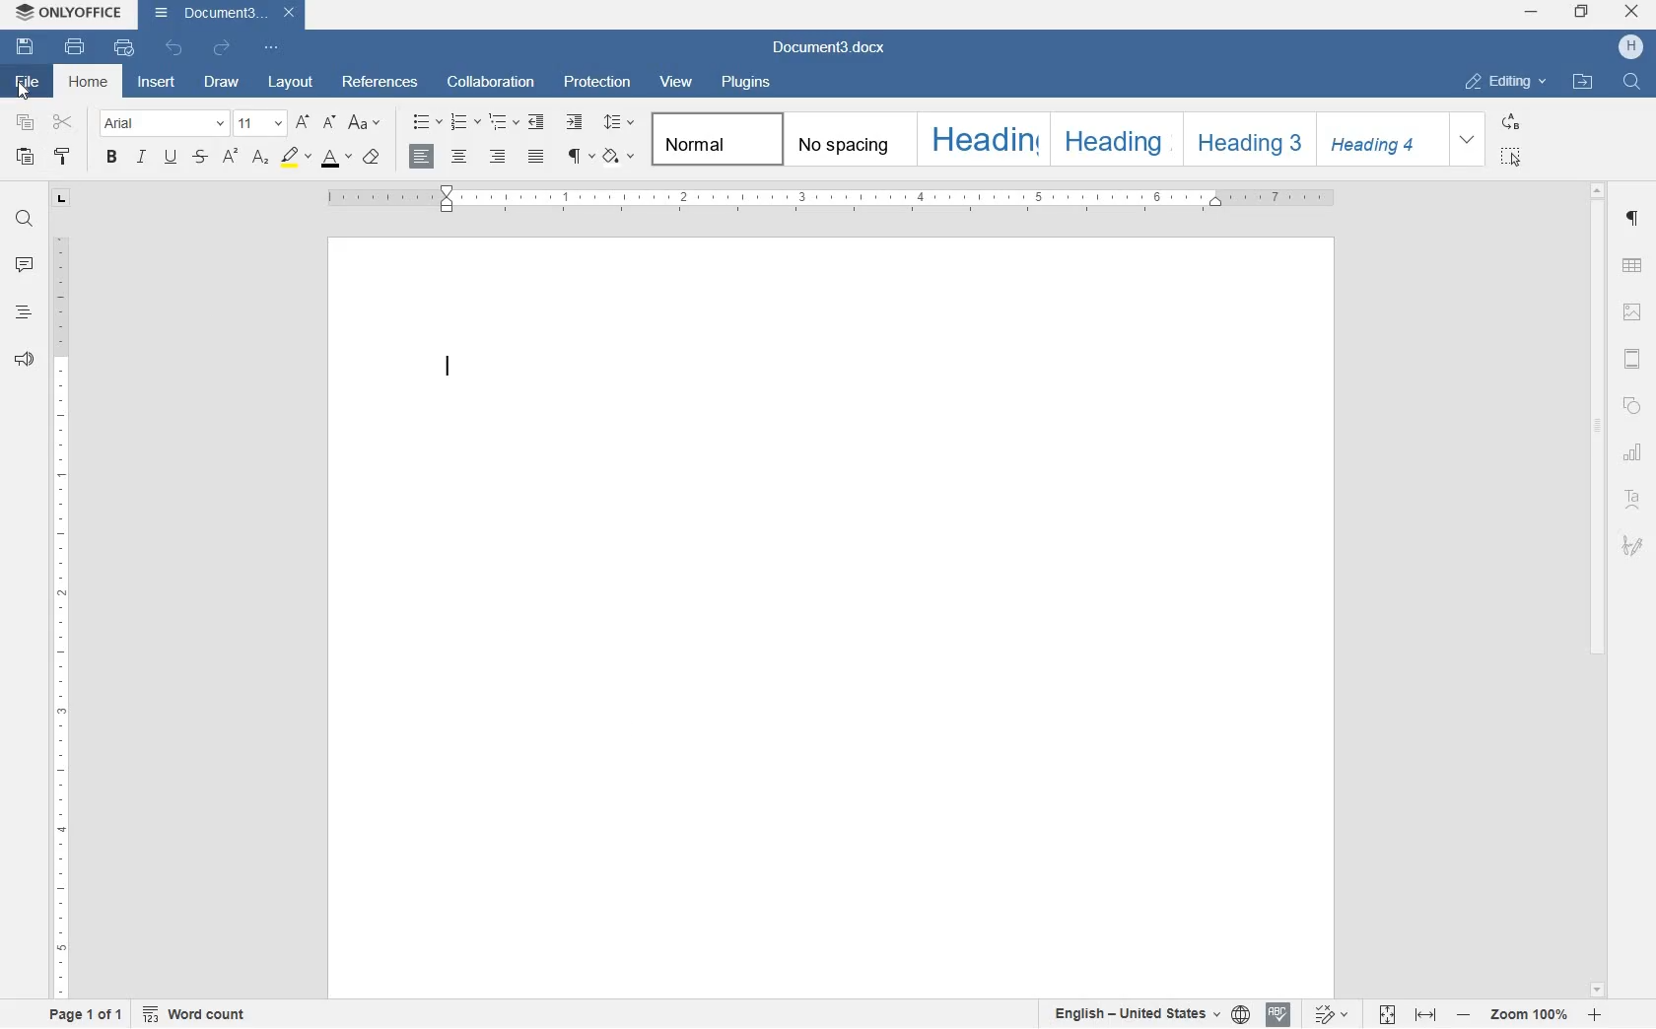 The image size is (1656, 1029). I want to click on file, so click(28, 82).